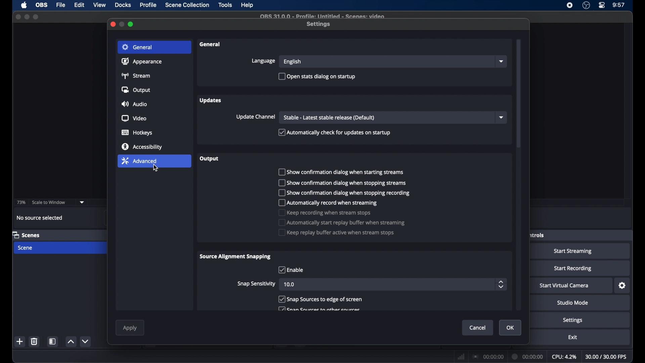 This screenshot has width=645, height=363. I want to click on general, so click(138, 47).